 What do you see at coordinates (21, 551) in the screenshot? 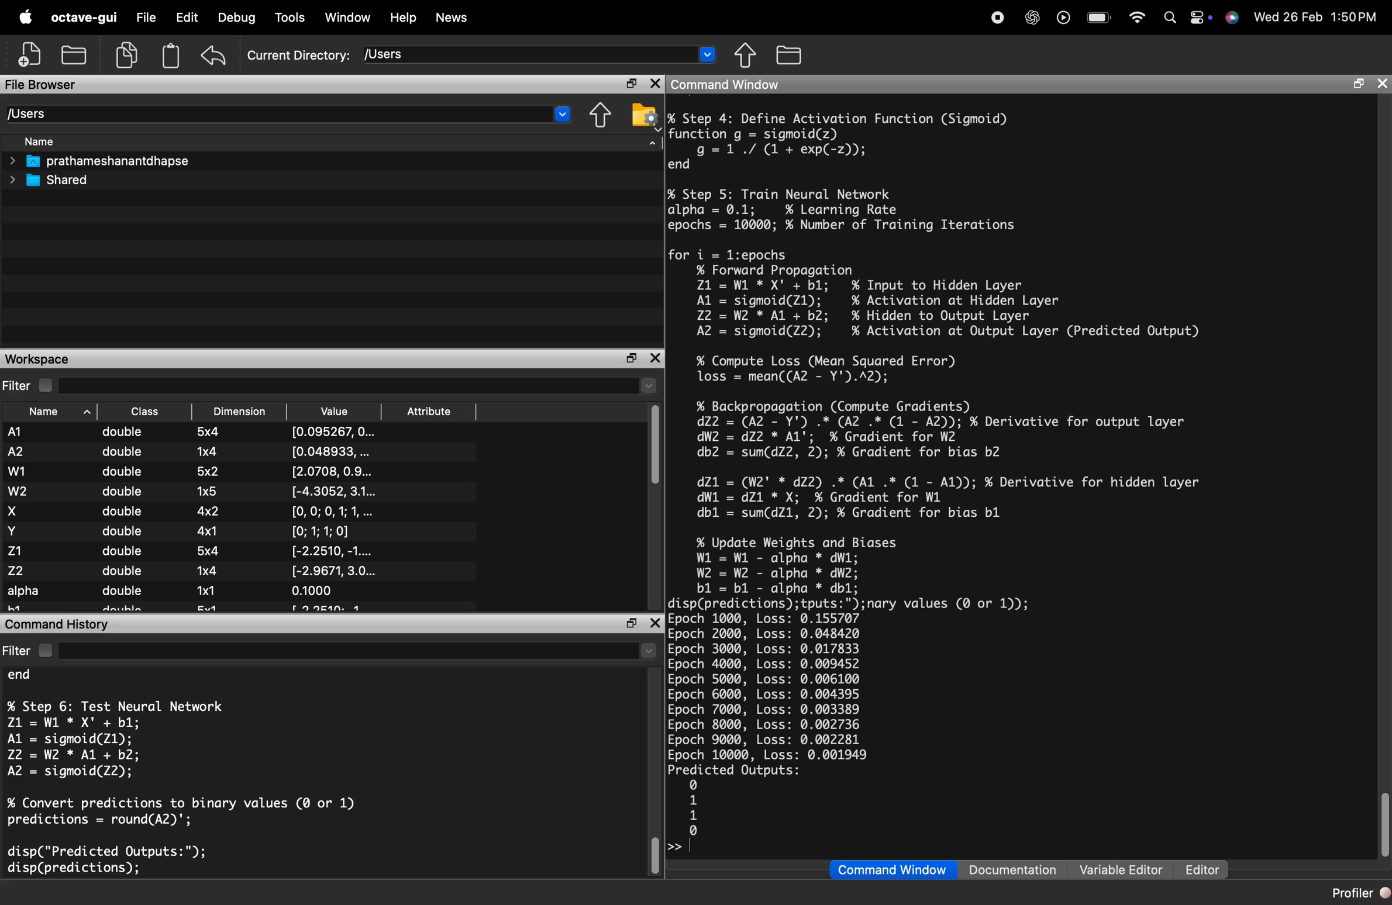
I see `Z1` at bounding box center [21, 551].